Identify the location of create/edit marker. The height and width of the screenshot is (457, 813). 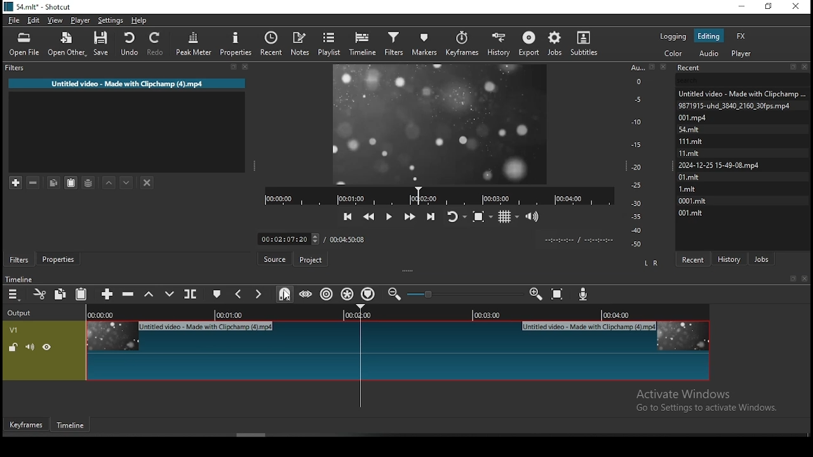
(215, 294).